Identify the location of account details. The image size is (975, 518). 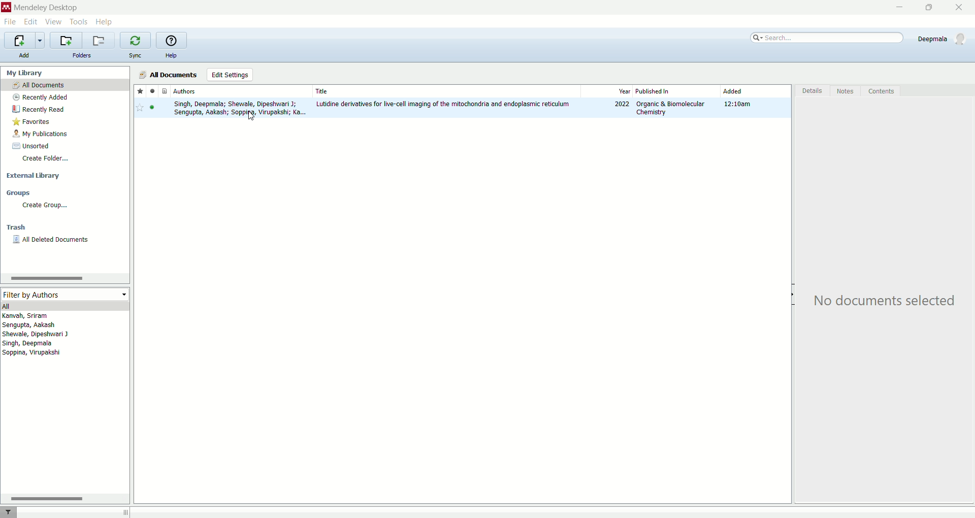
(941, 38).